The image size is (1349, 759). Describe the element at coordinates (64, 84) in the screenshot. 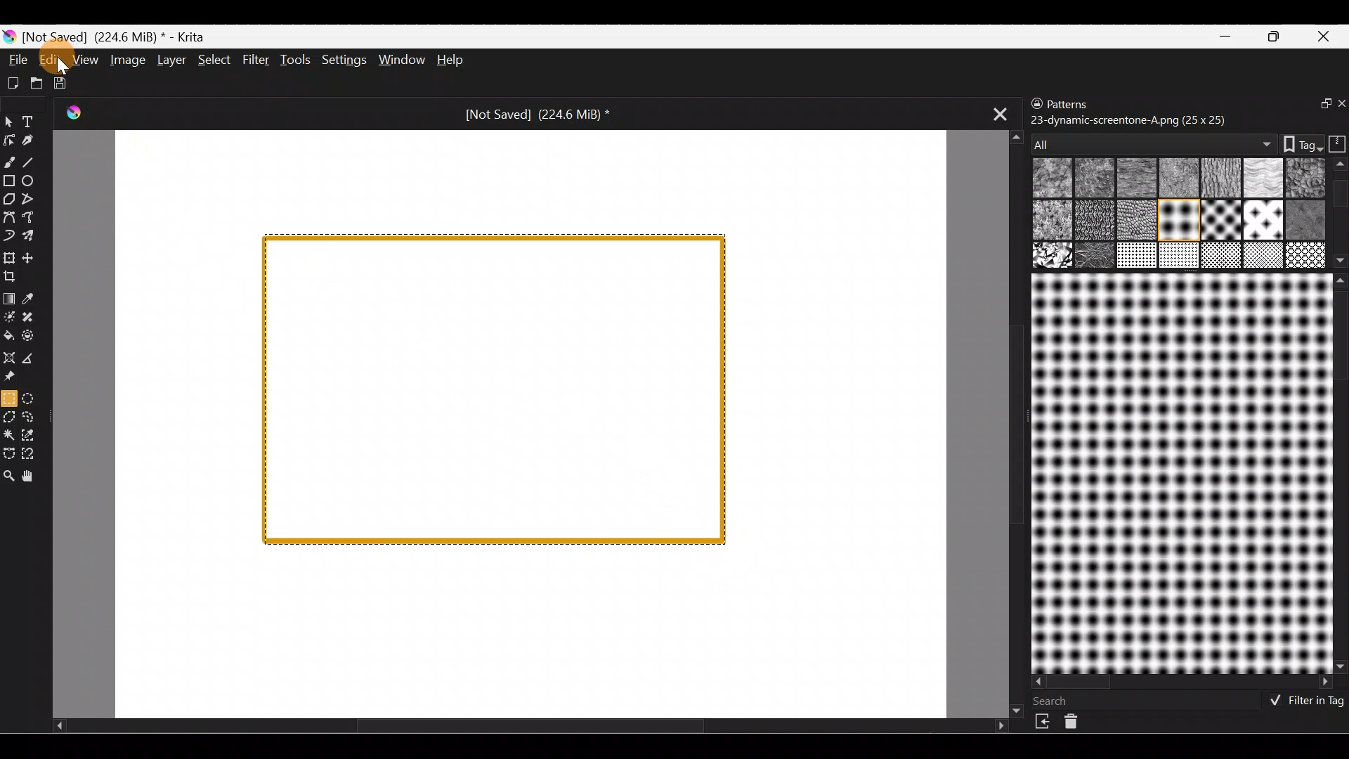

I see `Save` at that location.